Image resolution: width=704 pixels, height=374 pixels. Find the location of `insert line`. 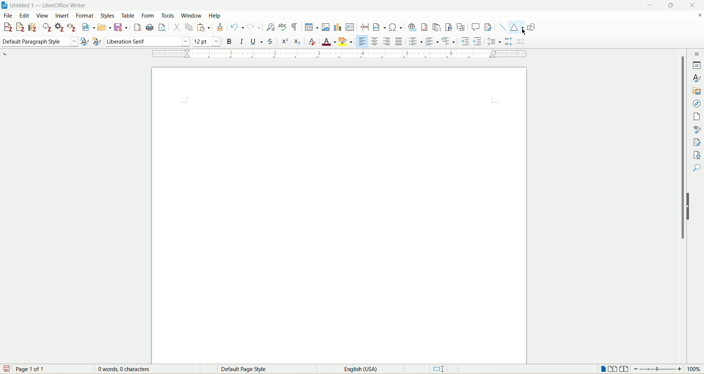

insert line is located at coordinates (502, 27).